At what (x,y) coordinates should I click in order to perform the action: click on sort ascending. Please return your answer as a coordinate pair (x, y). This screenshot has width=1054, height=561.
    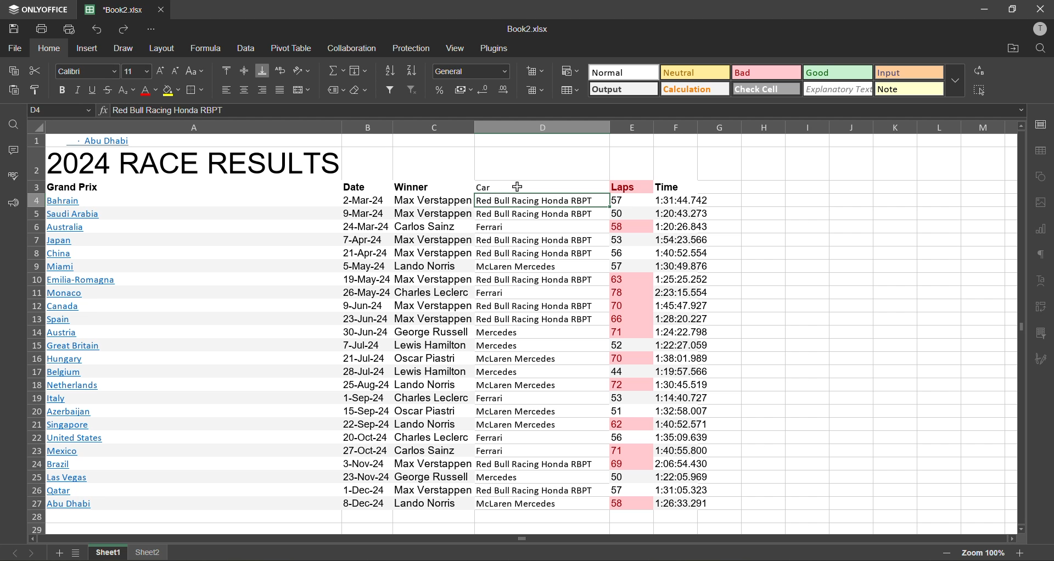
    Looking at the image, I should click on (391, 72).